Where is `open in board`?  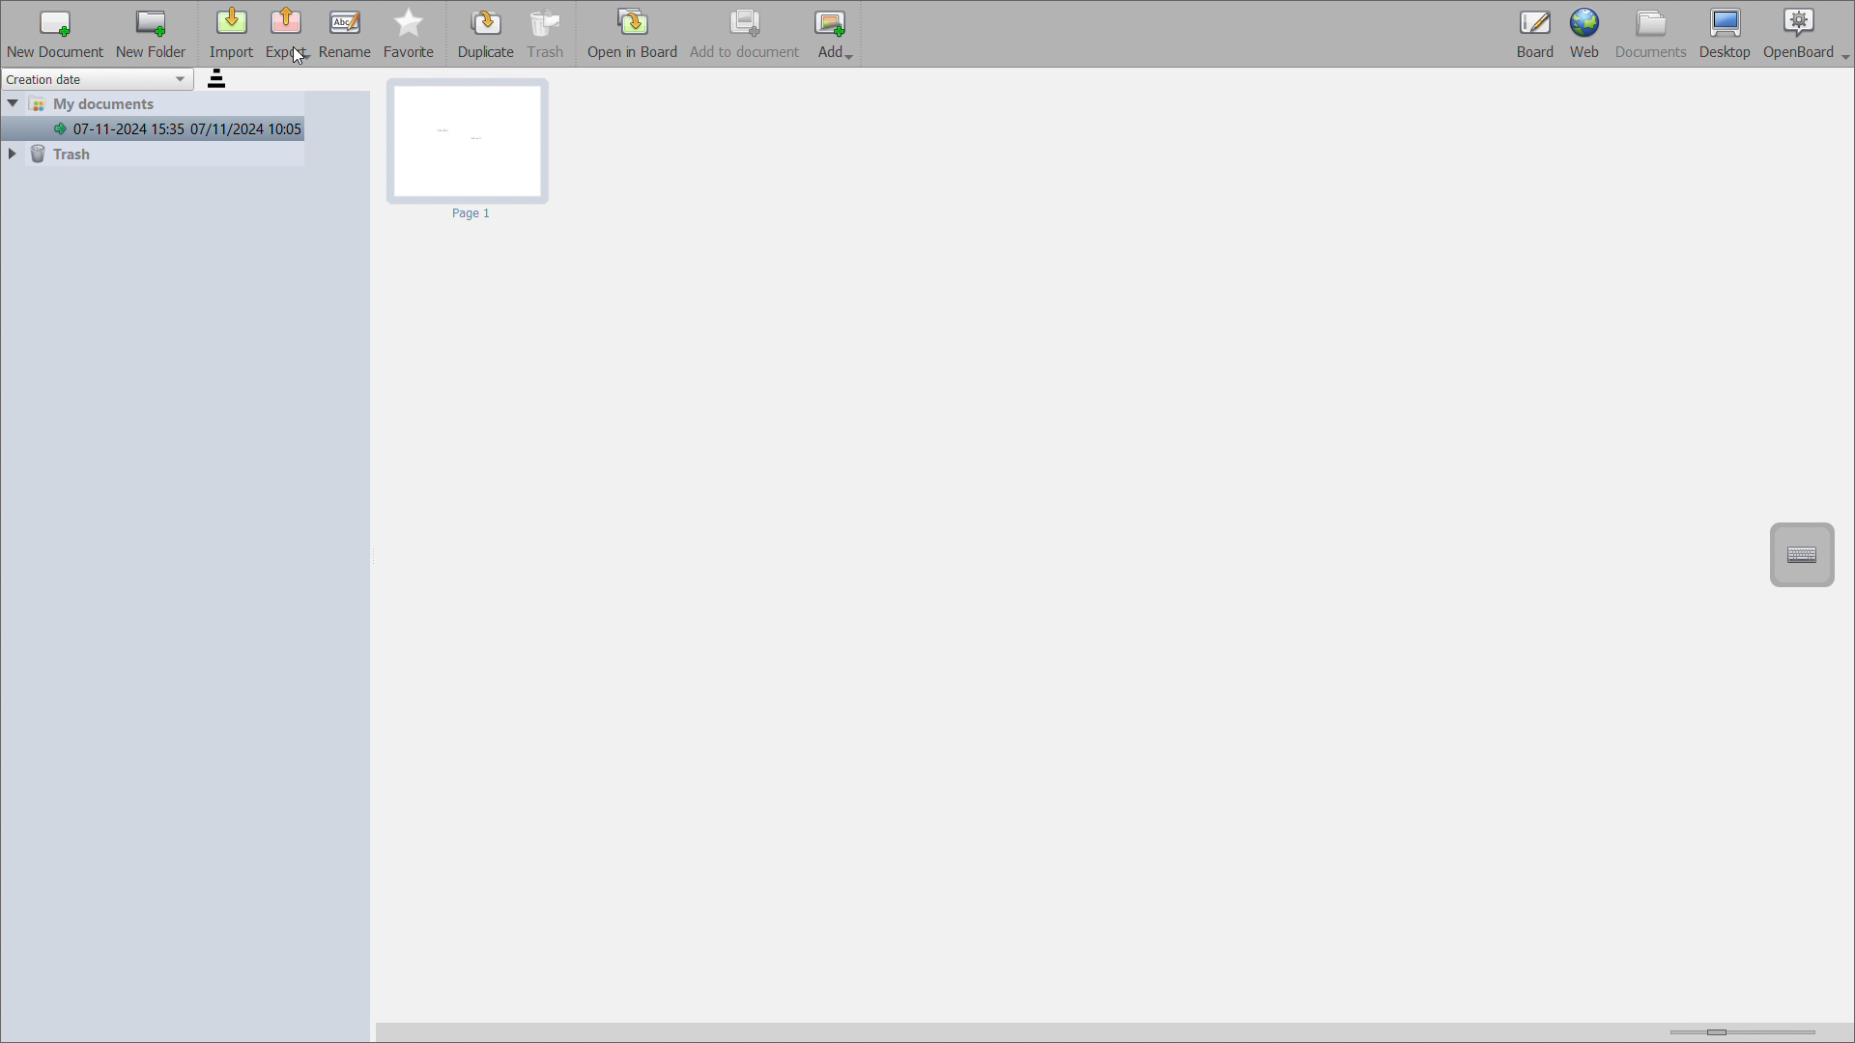
open in board is located at coordinates (632, 33).